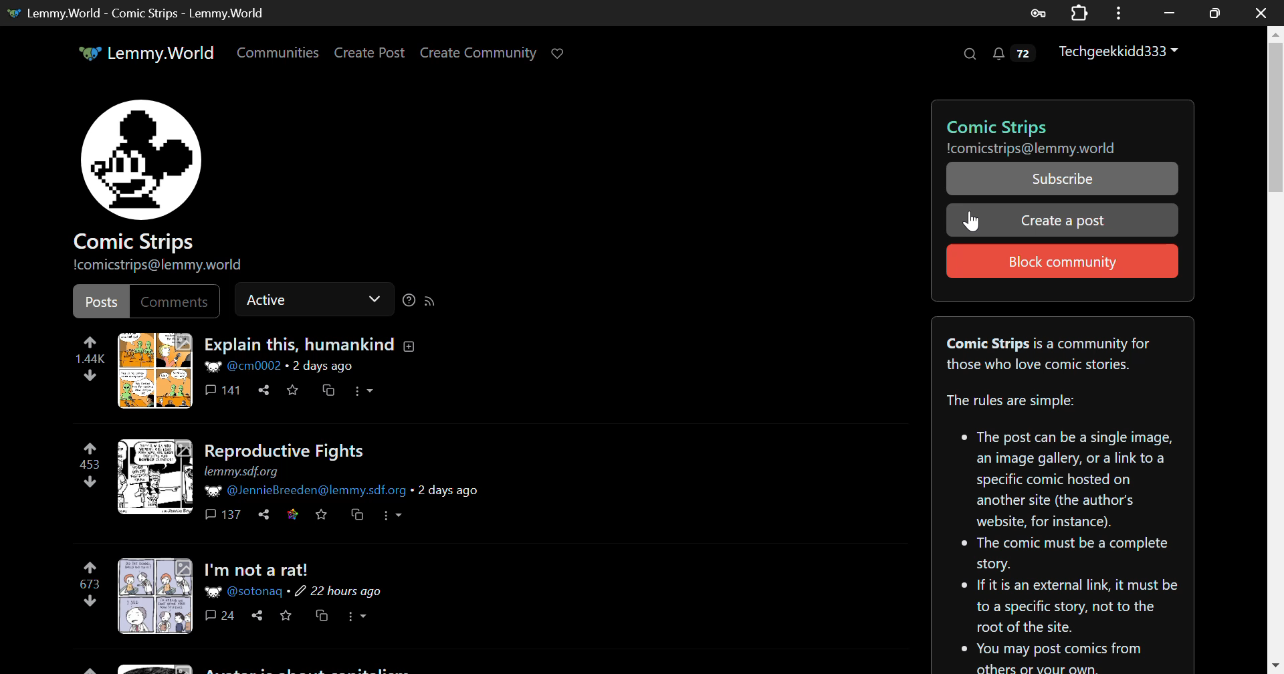 The height and width of the screenshot is (674, 1284). I want to click on Lemmy.World, so click(146, 53).